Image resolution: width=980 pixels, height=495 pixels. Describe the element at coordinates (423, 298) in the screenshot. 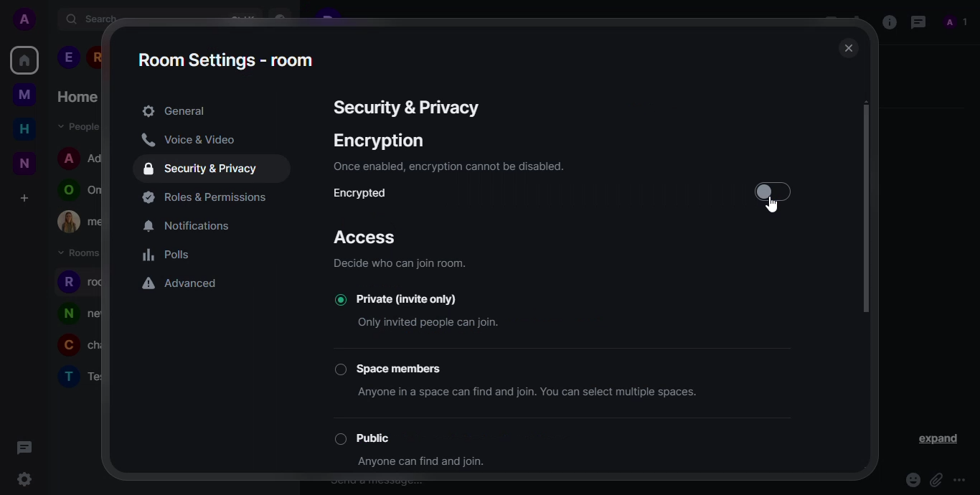

I see `private` at that location.